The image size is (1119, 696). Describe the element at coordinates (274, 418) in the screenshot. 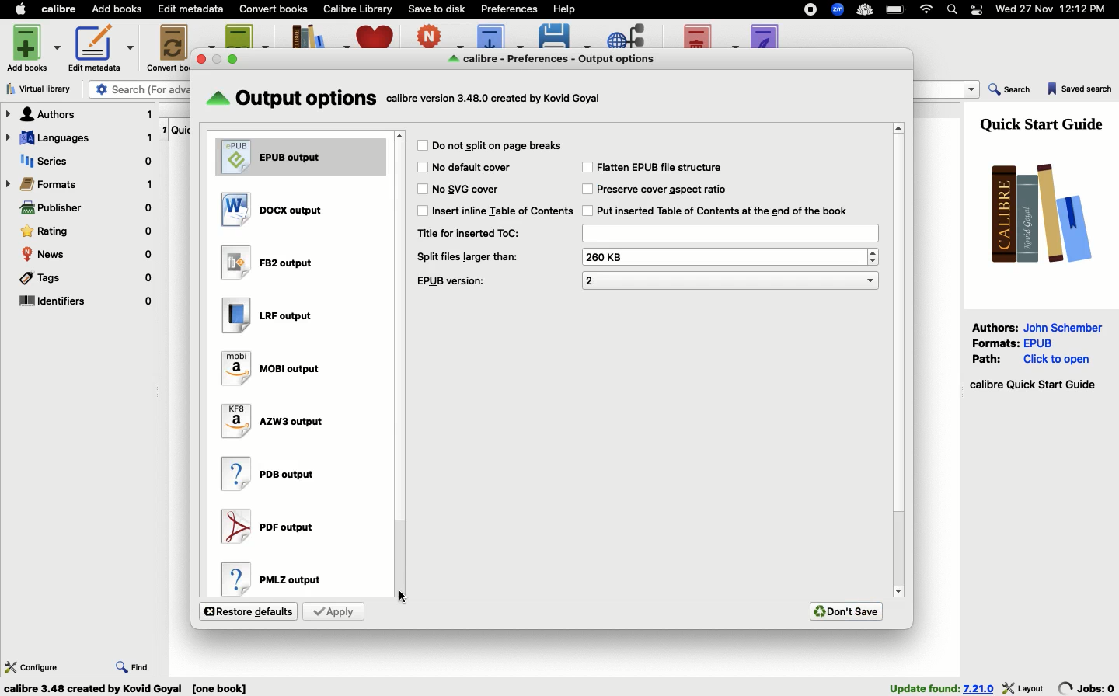

I see `AZW3` at that location.